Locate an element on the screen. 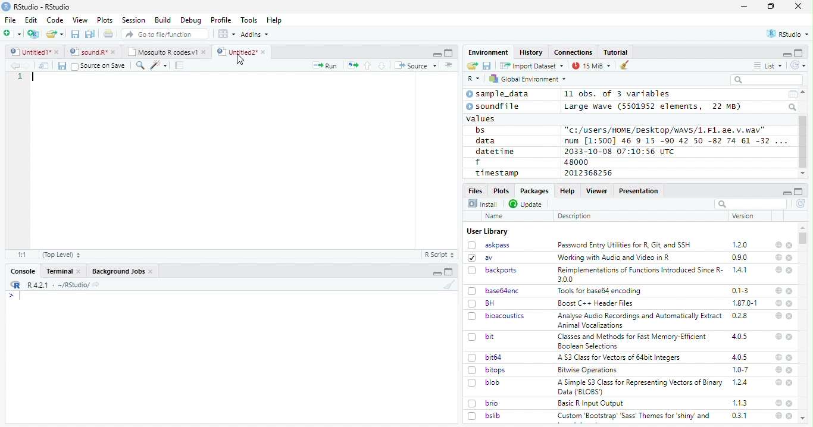 The image size is (813, 427). Basic R Input Output is located at coordinates (592, 403).